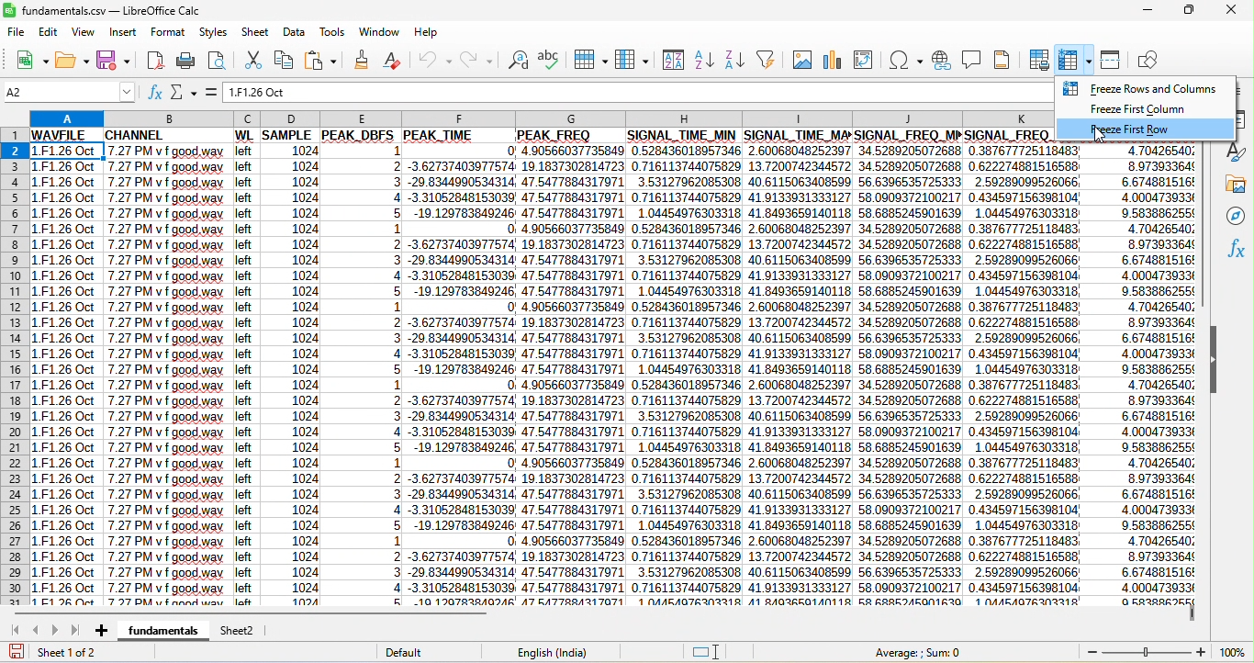 The image size is (1254, 663). Describe the element at coordinates (434, 62) in the screenshot. I see `undo` at that location.